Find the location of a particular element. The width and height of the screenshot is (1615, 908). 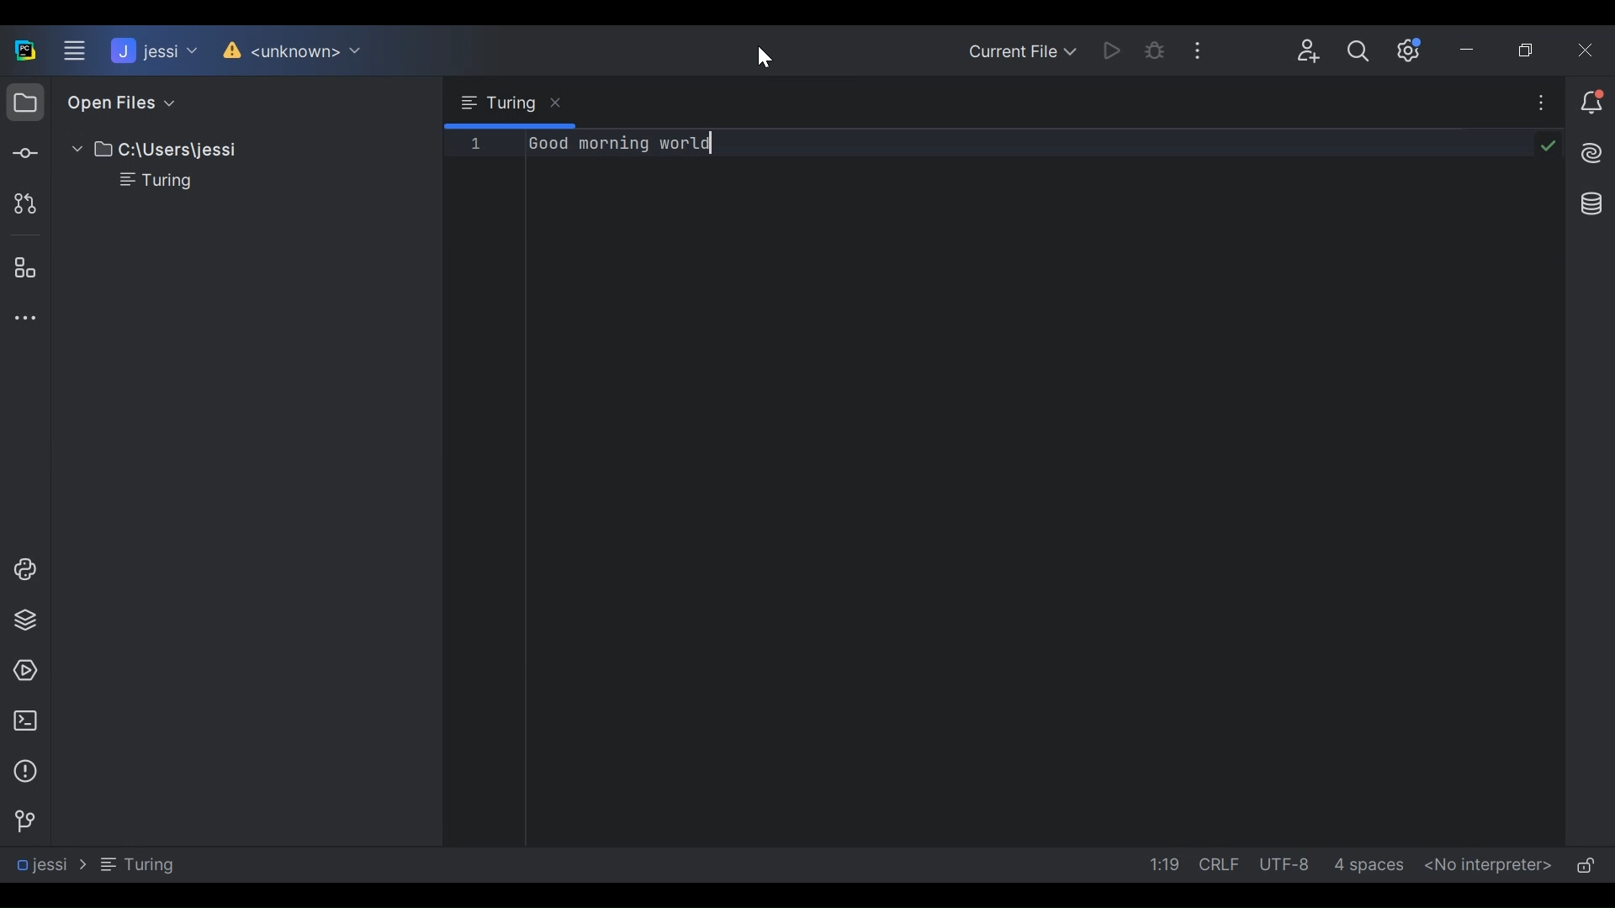

File is located at coordinates (146, 182).